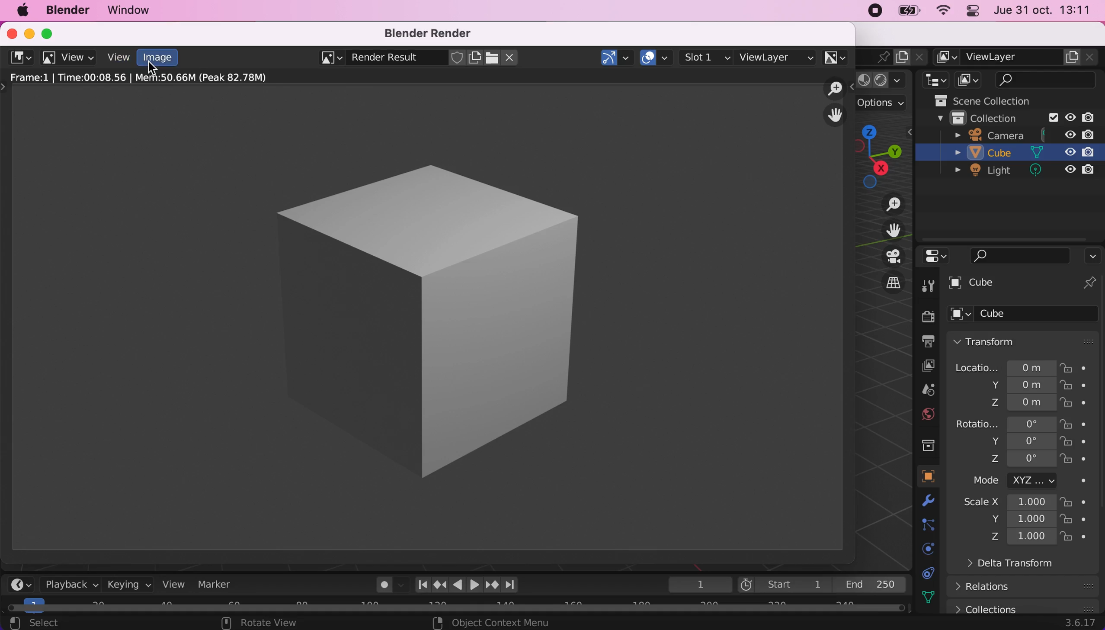 The width and height of the screenshot is (1105, 630). What do you see at coordinates (925, 365) in the screenshot?
I see `view layer` at bounding box center [925, 365].